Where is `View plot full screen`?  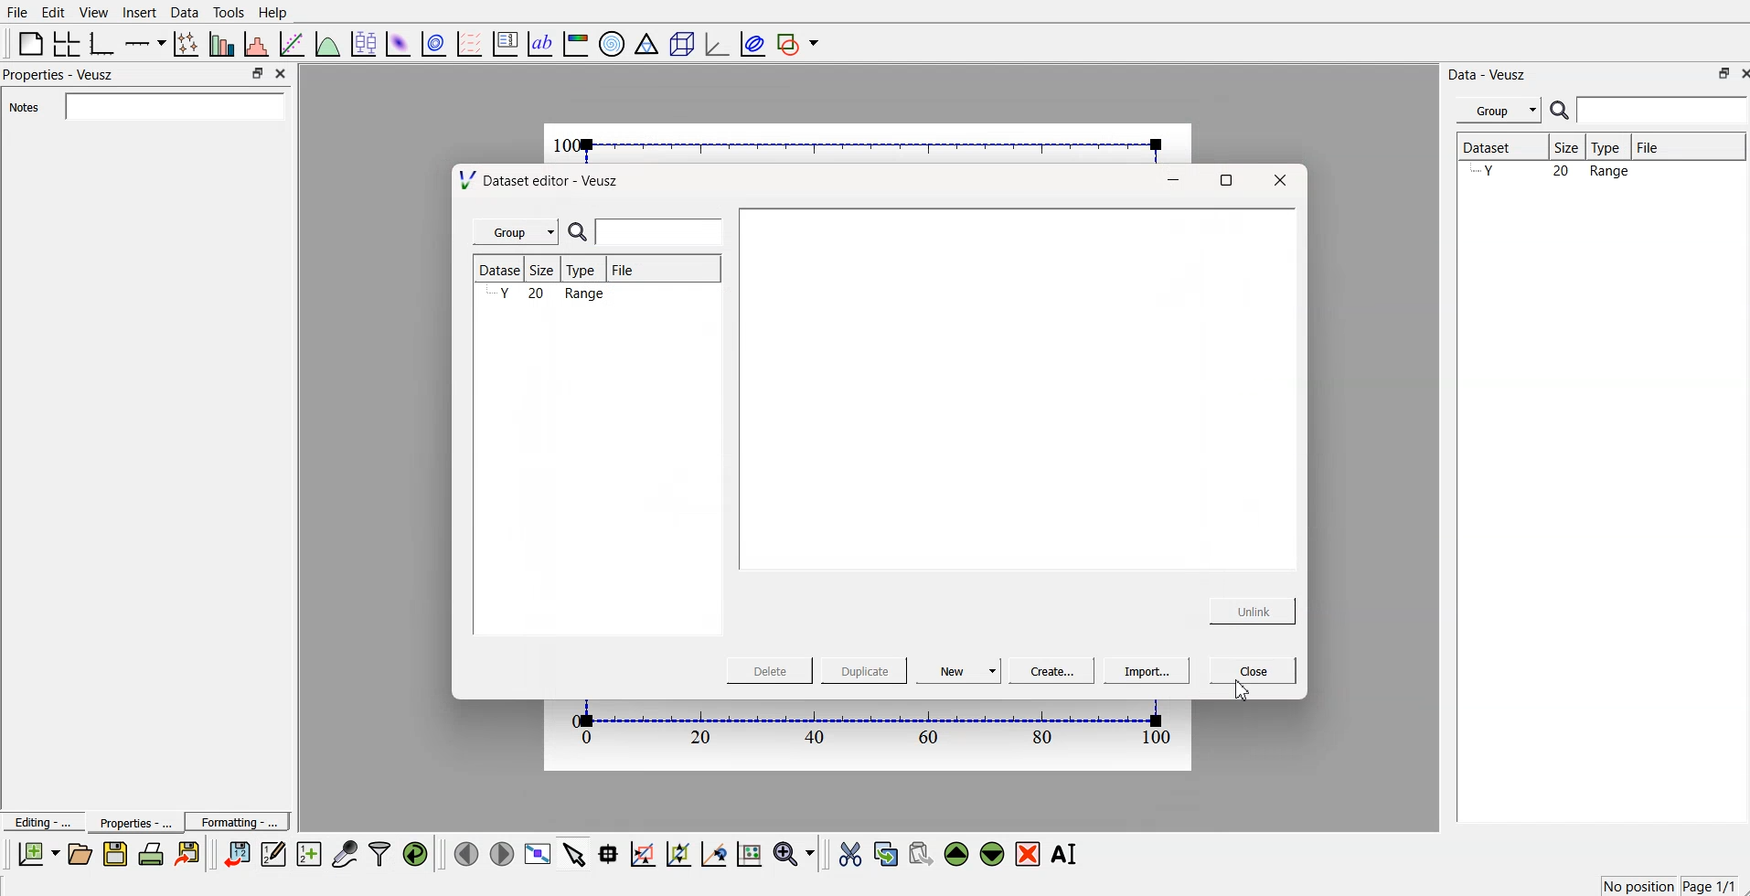
View plot full screen is located at coordinates (539, 853).